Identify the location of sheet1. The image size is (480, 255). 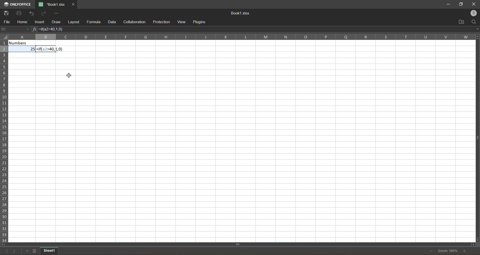
(50, 251).